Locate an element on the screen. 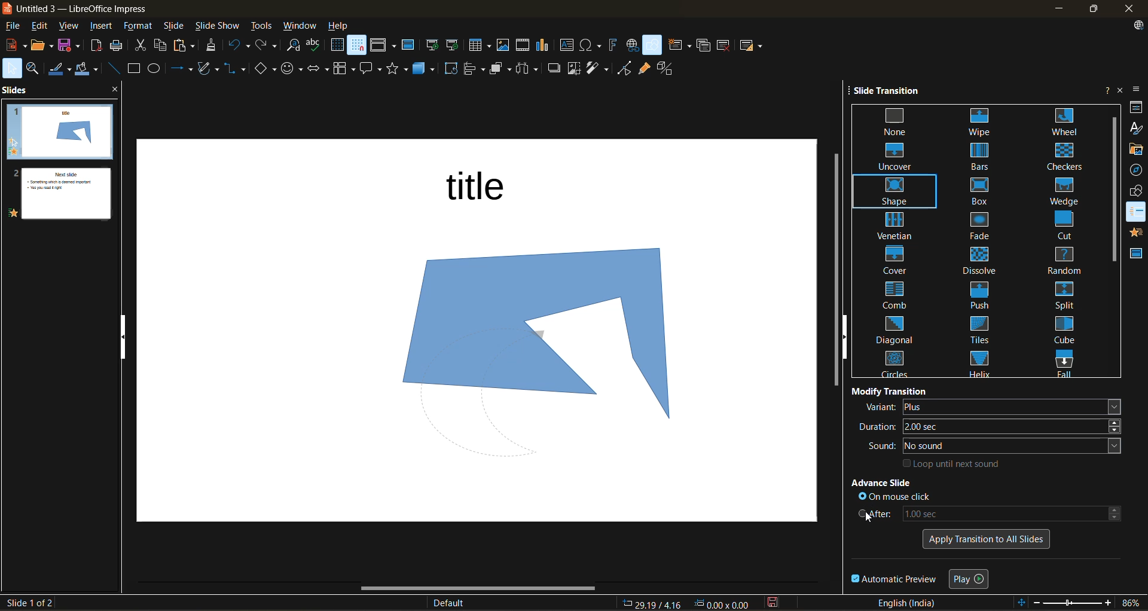  display grid is located at coordinates (337, 45).